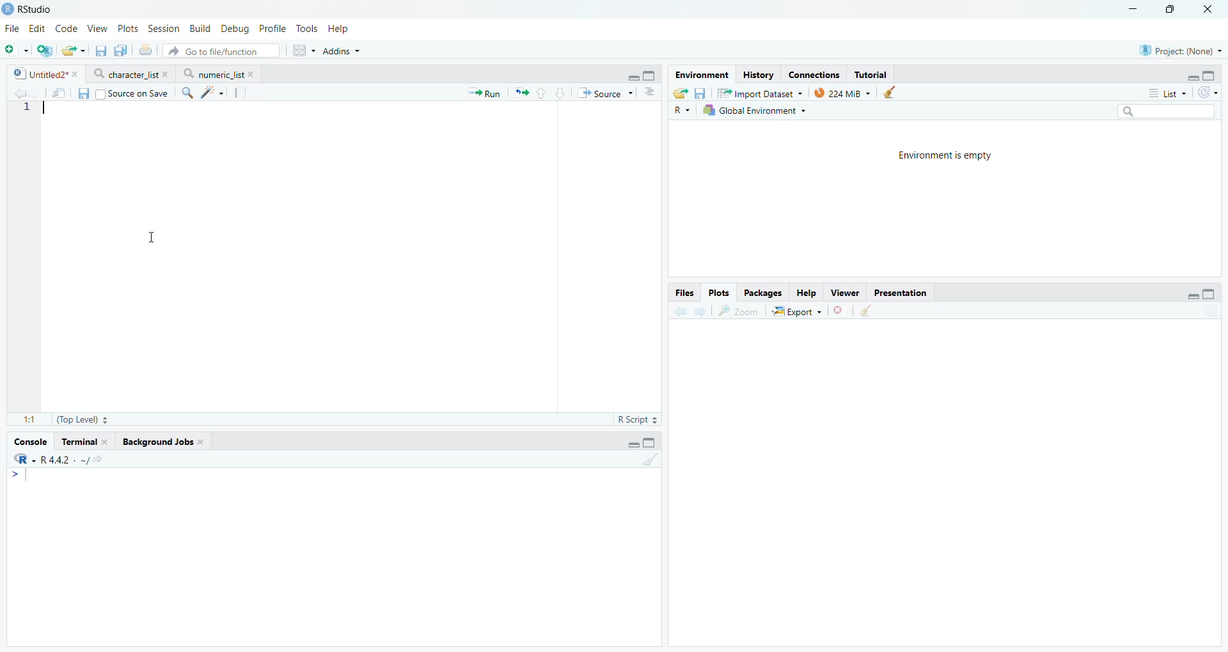 The width and height of the screenshot is (1228, 652). I want to click on Clear, so click(893, 93).